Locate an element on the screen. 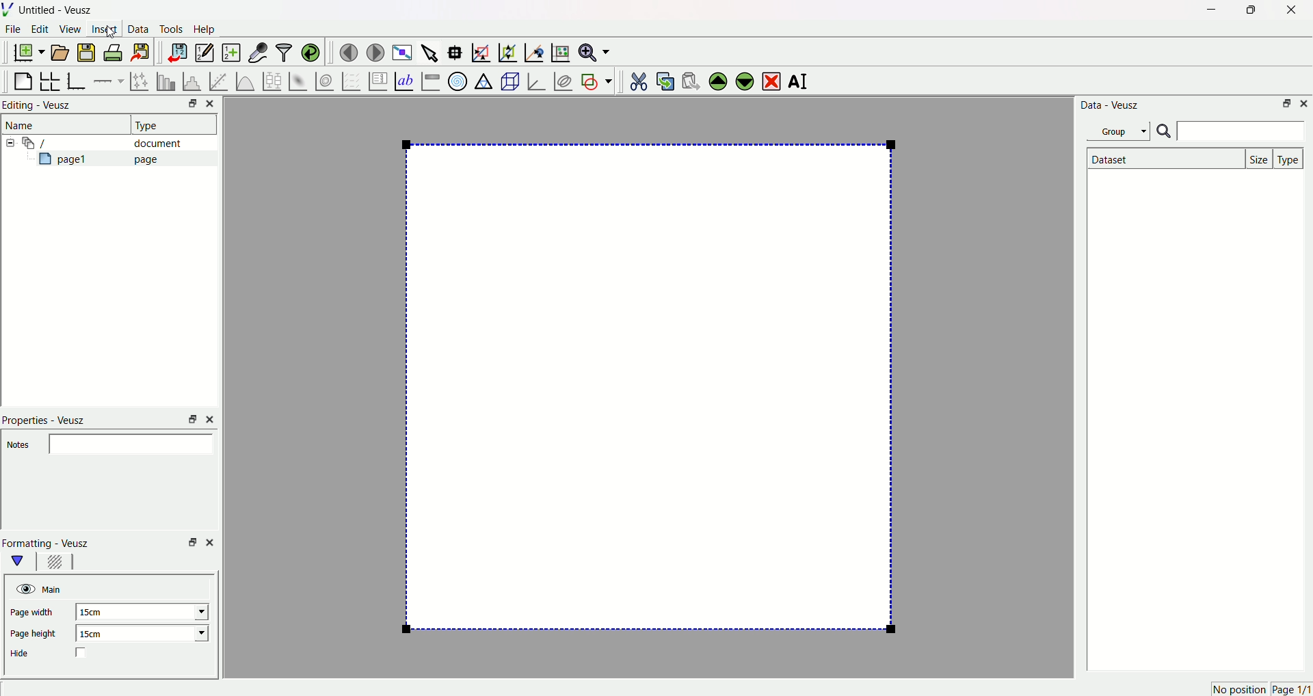  plot key is located at coordinates (377, 79).